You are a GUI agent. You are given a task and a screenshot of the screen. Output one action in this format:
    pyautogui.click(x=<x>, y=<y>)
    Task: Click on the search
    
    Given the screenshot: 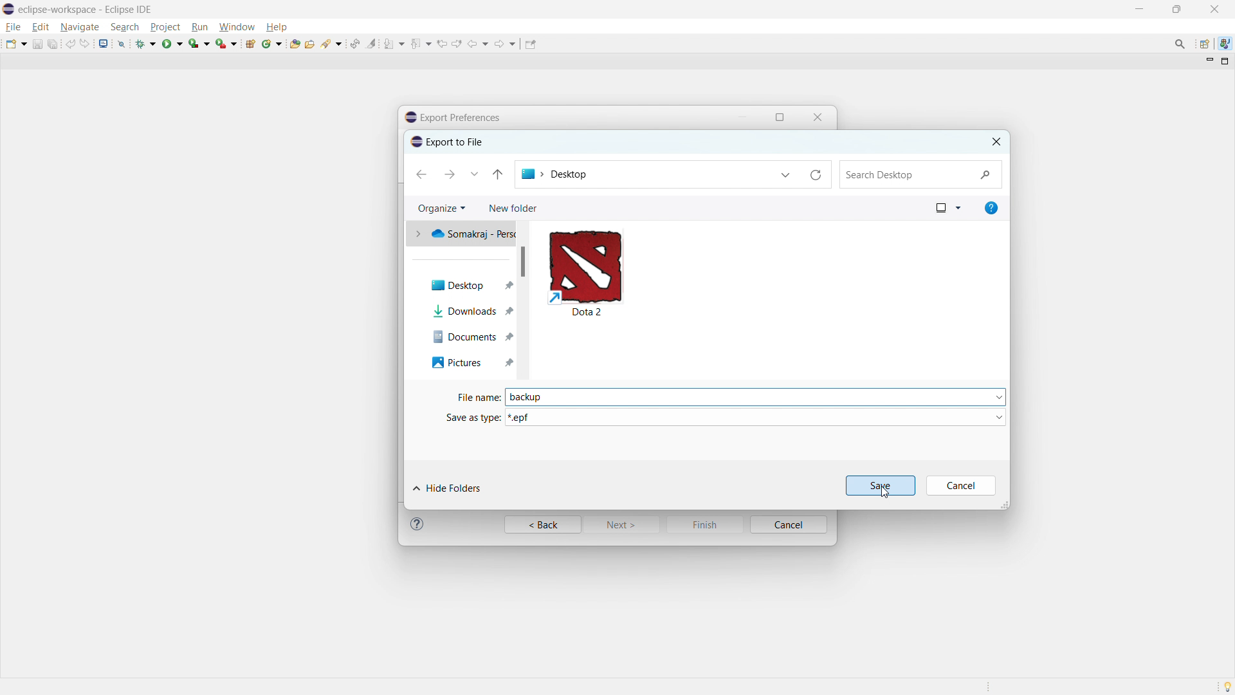 What is the action you would take?
    pyautogui.click(x=332, y=42)
    